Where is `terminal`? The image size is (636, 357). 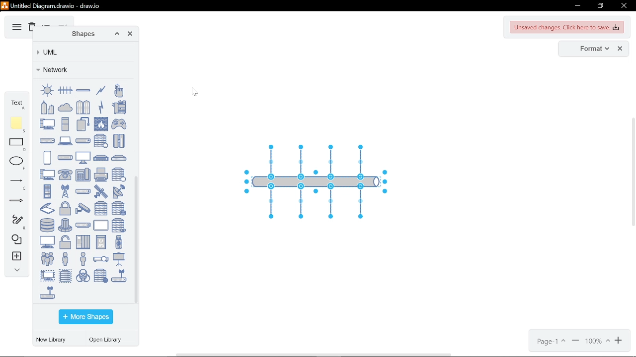 terminal is located at coordinates (47, 242).